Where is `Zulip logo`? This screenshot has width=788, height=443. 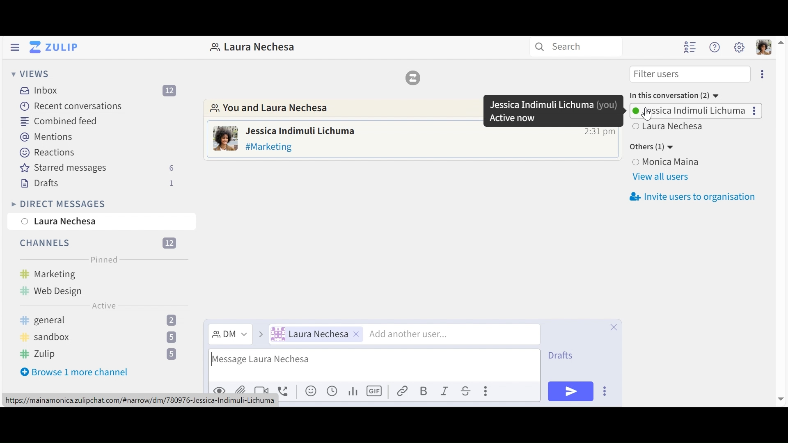
Zulip logo is located at coordinates (415, 80).